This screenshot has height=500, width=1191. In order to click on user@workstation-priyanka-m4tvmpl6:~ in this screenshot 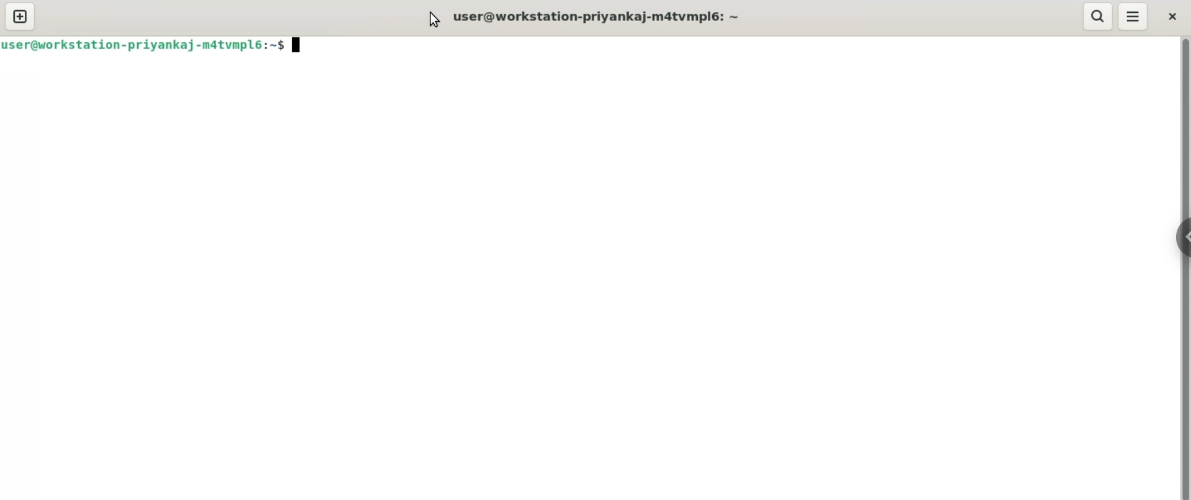, I will do `click(601, 16)`.